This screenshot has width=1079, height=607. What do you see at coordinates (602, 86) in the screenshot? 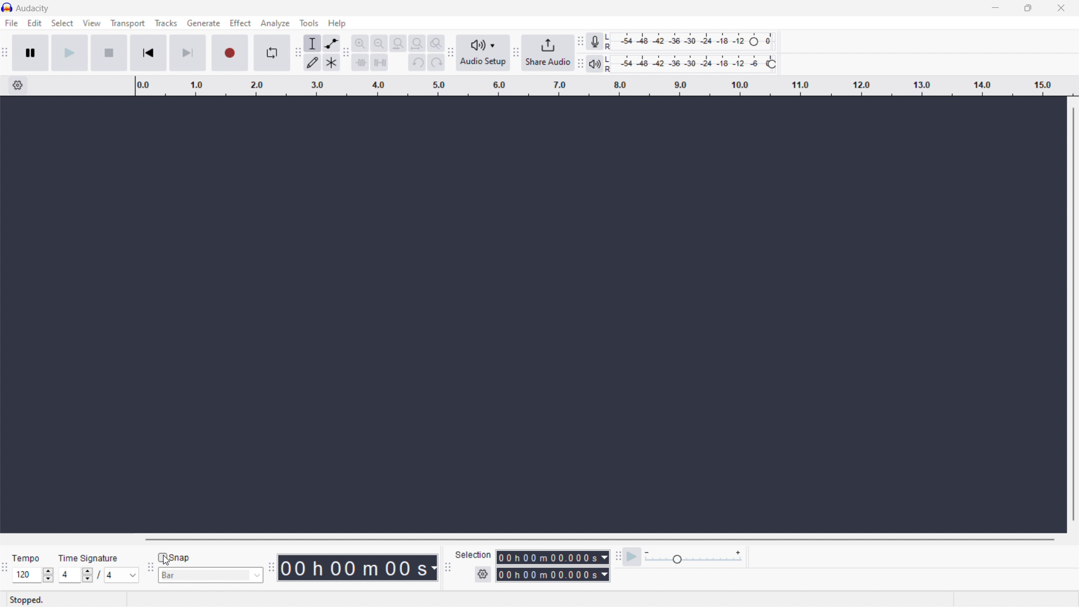
I see `timeline` at bounding box center [602, 86].